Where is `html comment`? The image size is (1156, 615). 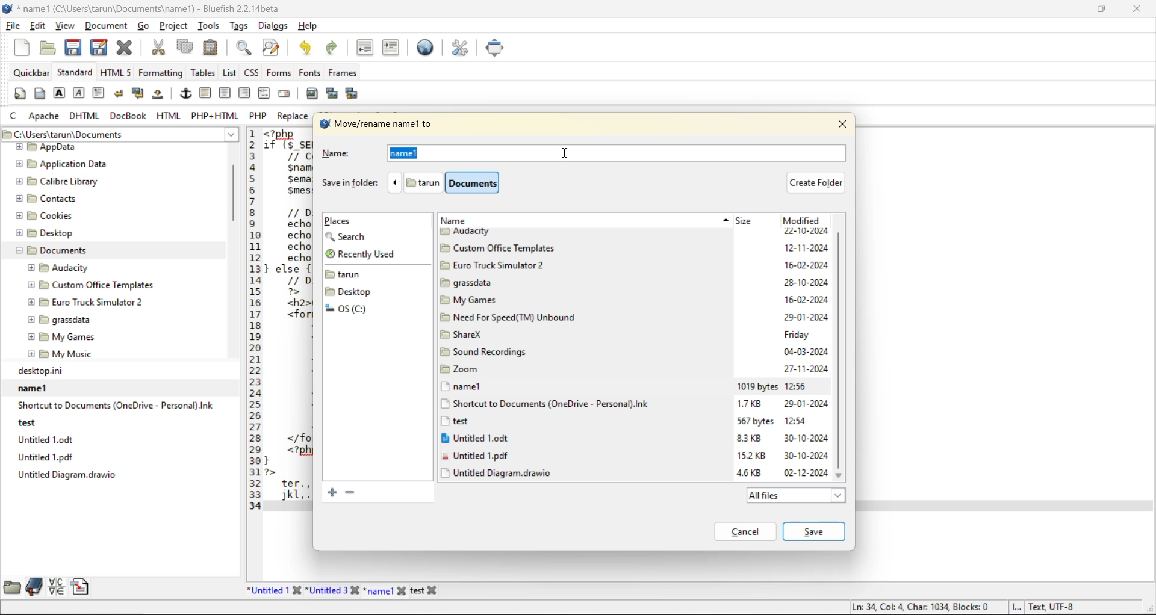 html comment is located at coordinates (264, 94).